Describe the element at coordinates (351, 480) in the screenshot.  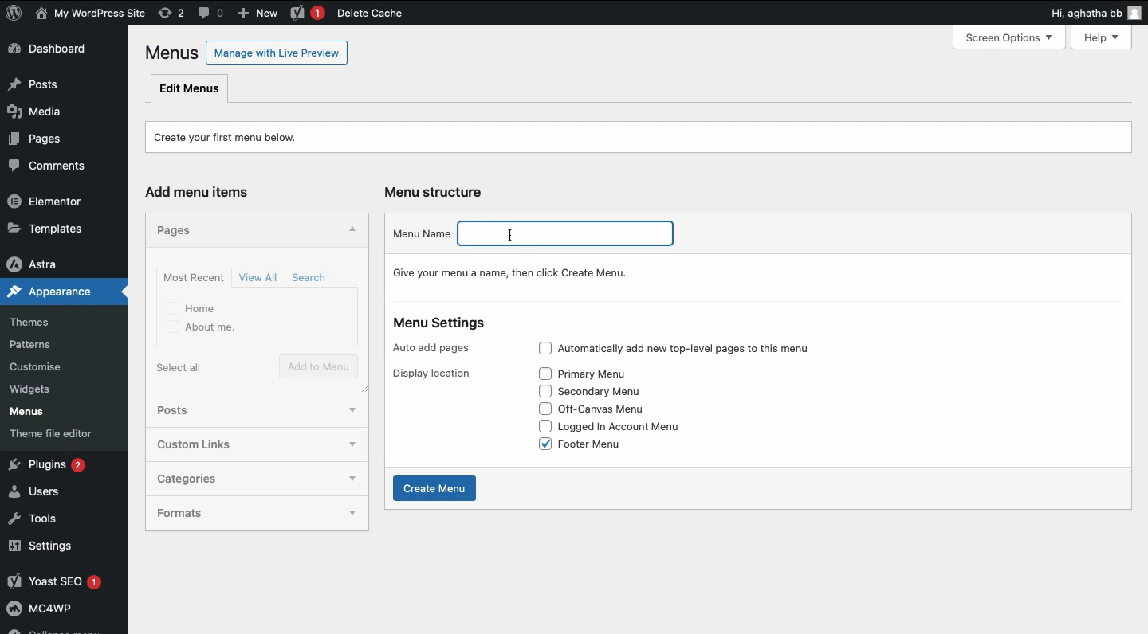
I see `show` at that location.